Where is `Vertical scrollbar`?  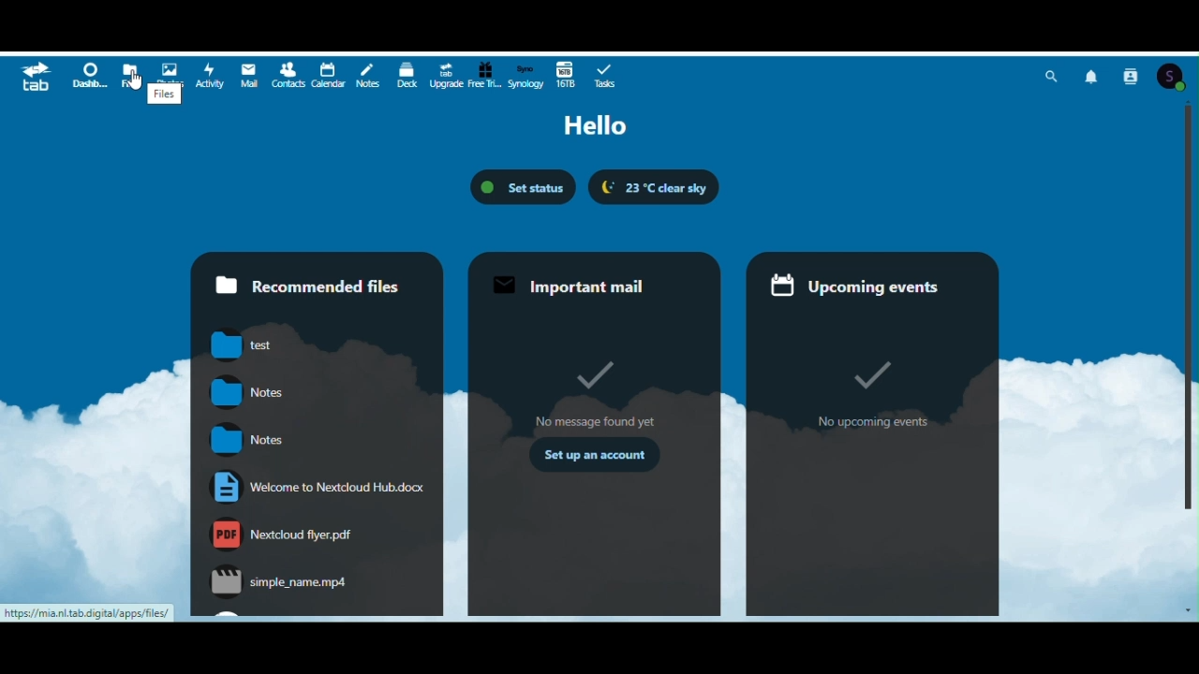
Vertical scrollbar is located at coordinates (1192, 321).